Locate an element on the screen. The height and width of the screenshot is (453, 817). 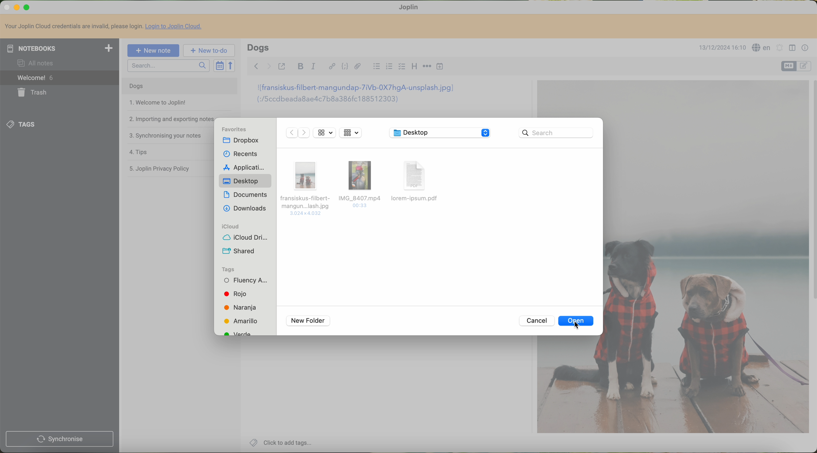
downloads is located at coordinates (245, 208).